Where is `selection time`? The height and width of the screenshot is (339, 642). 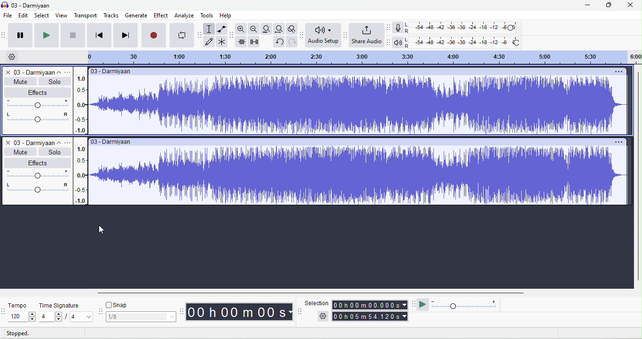 selection time is located at coordinates (370, 304).